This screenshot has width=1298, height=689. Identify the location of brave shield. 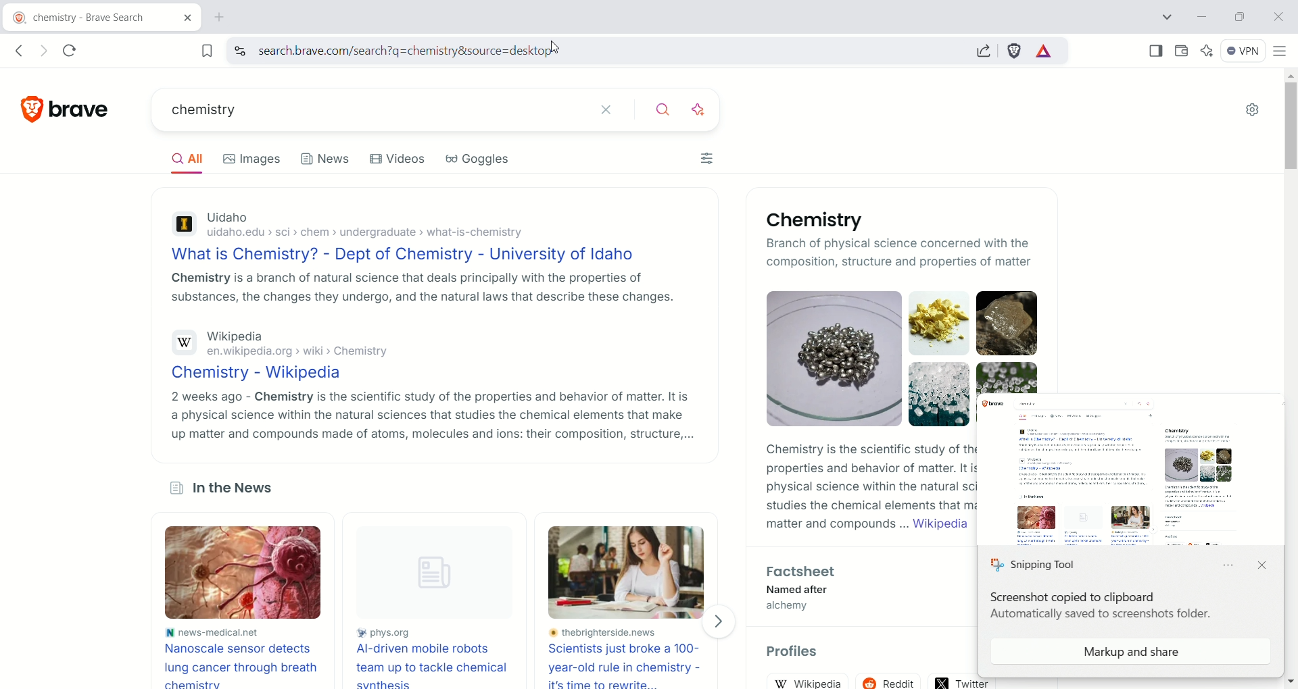
(1015, 51).